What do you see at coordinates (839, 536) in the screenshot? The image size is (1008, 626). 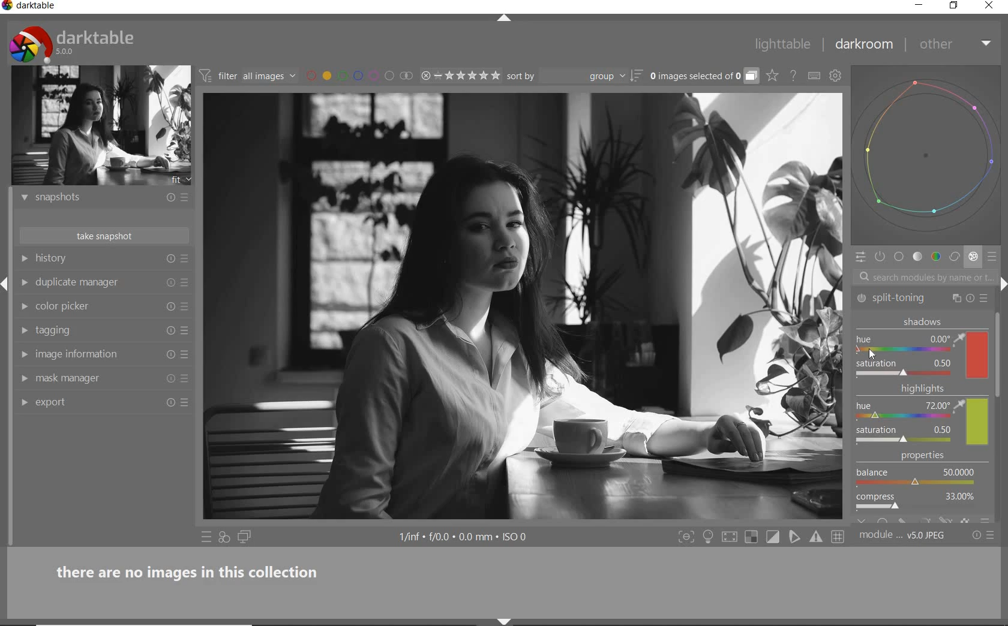 I see `Toggle guide lines` at bounding box center [839, 536].